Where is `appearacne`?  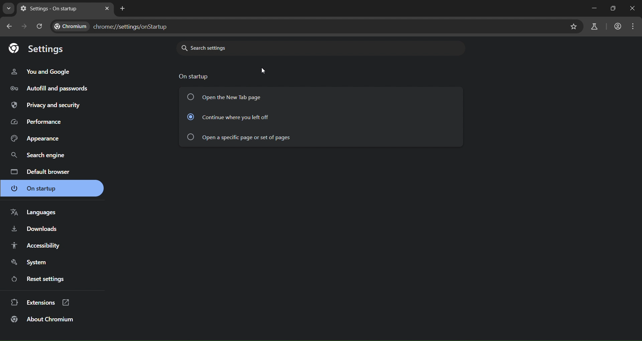
appearacne is located at coordinates (36, 139).